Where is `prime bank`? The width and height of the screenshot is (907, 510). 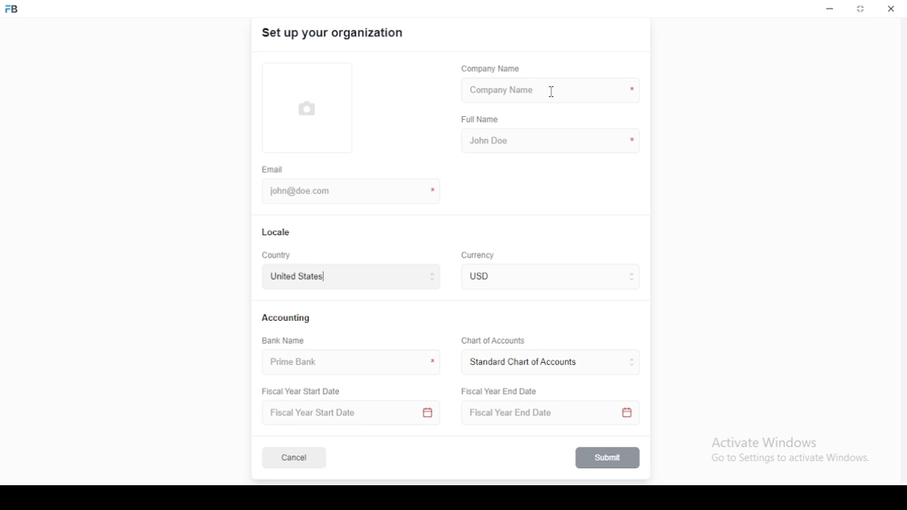
prime bank is located at coordinates (300, 363).